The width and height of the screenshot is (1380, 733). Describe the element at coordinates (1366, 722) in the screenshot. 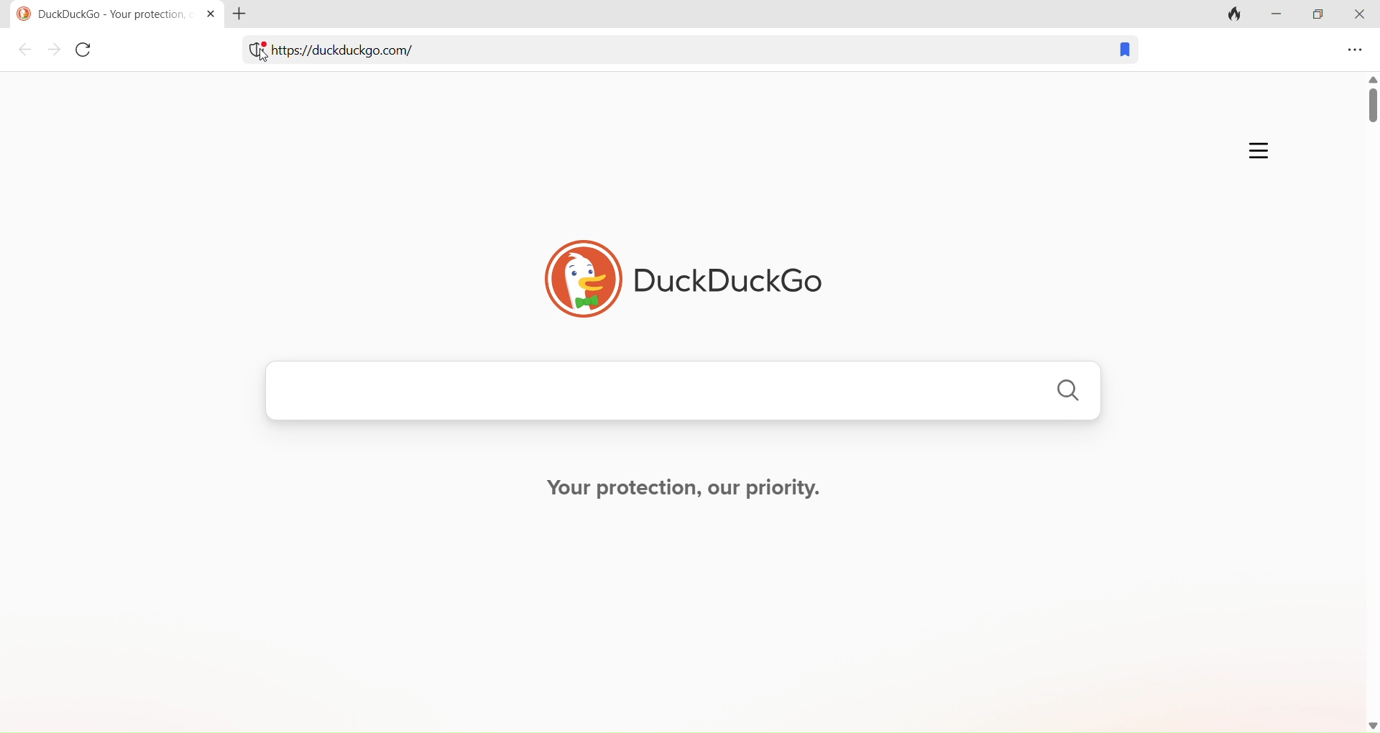

I see `down` at that location.